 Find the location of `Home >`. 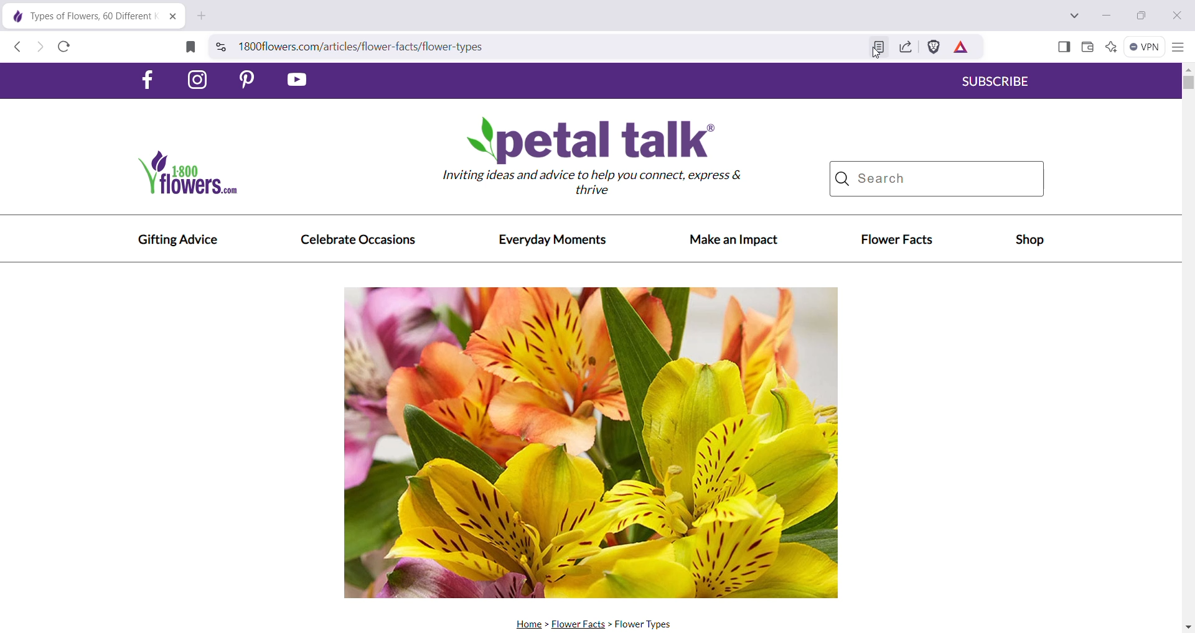

Home > is located at coordinates (528, 624).